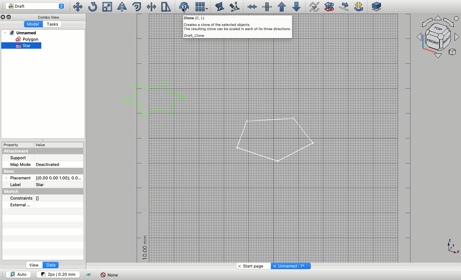 The image size is (461, 280). I want to click on Tasks, so click(52, 24).